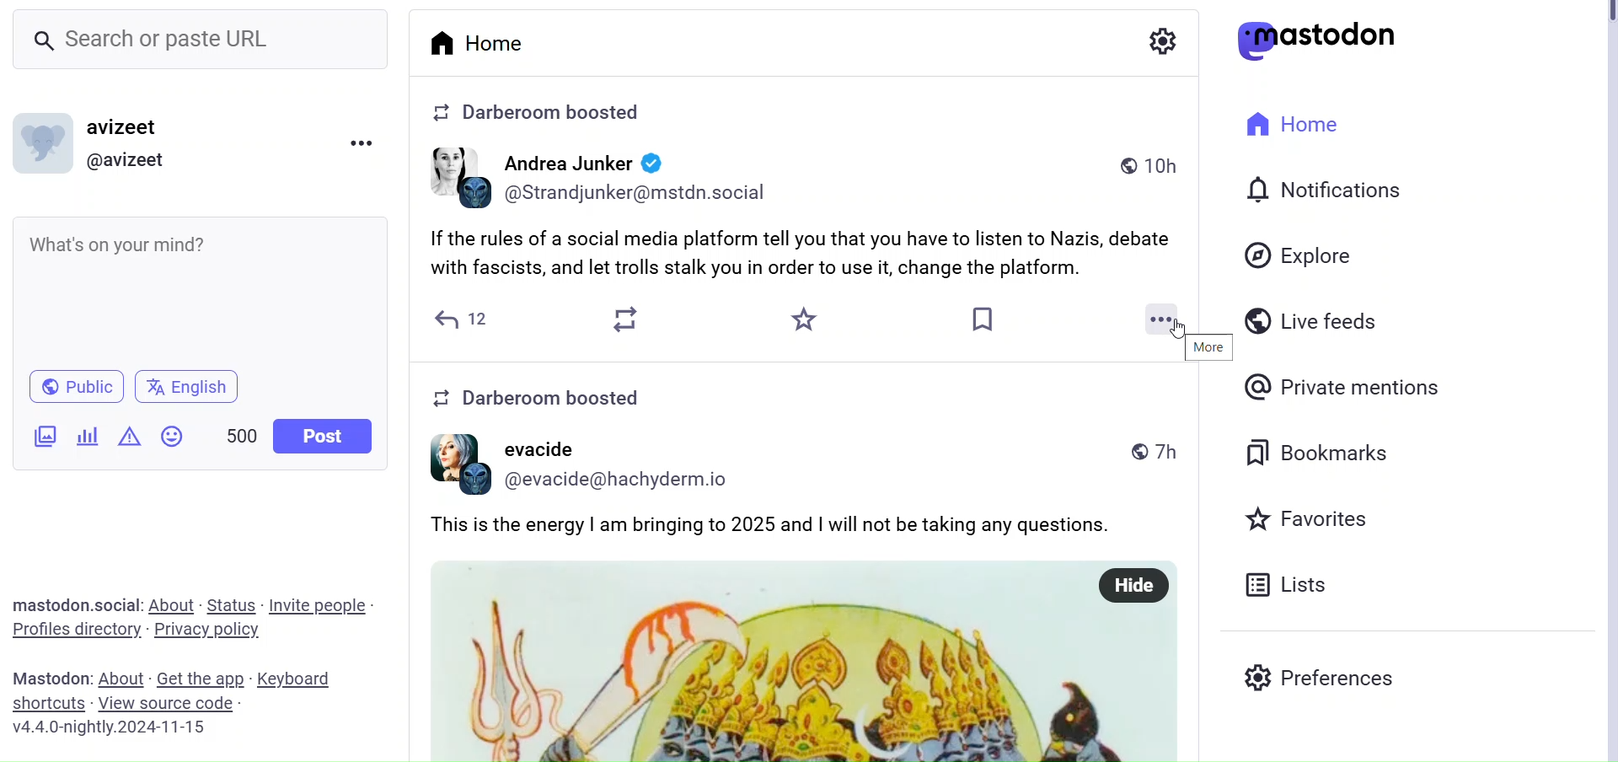 The image size is (1618, 762). I want to click on Bookmarks, so click(1315, 454).